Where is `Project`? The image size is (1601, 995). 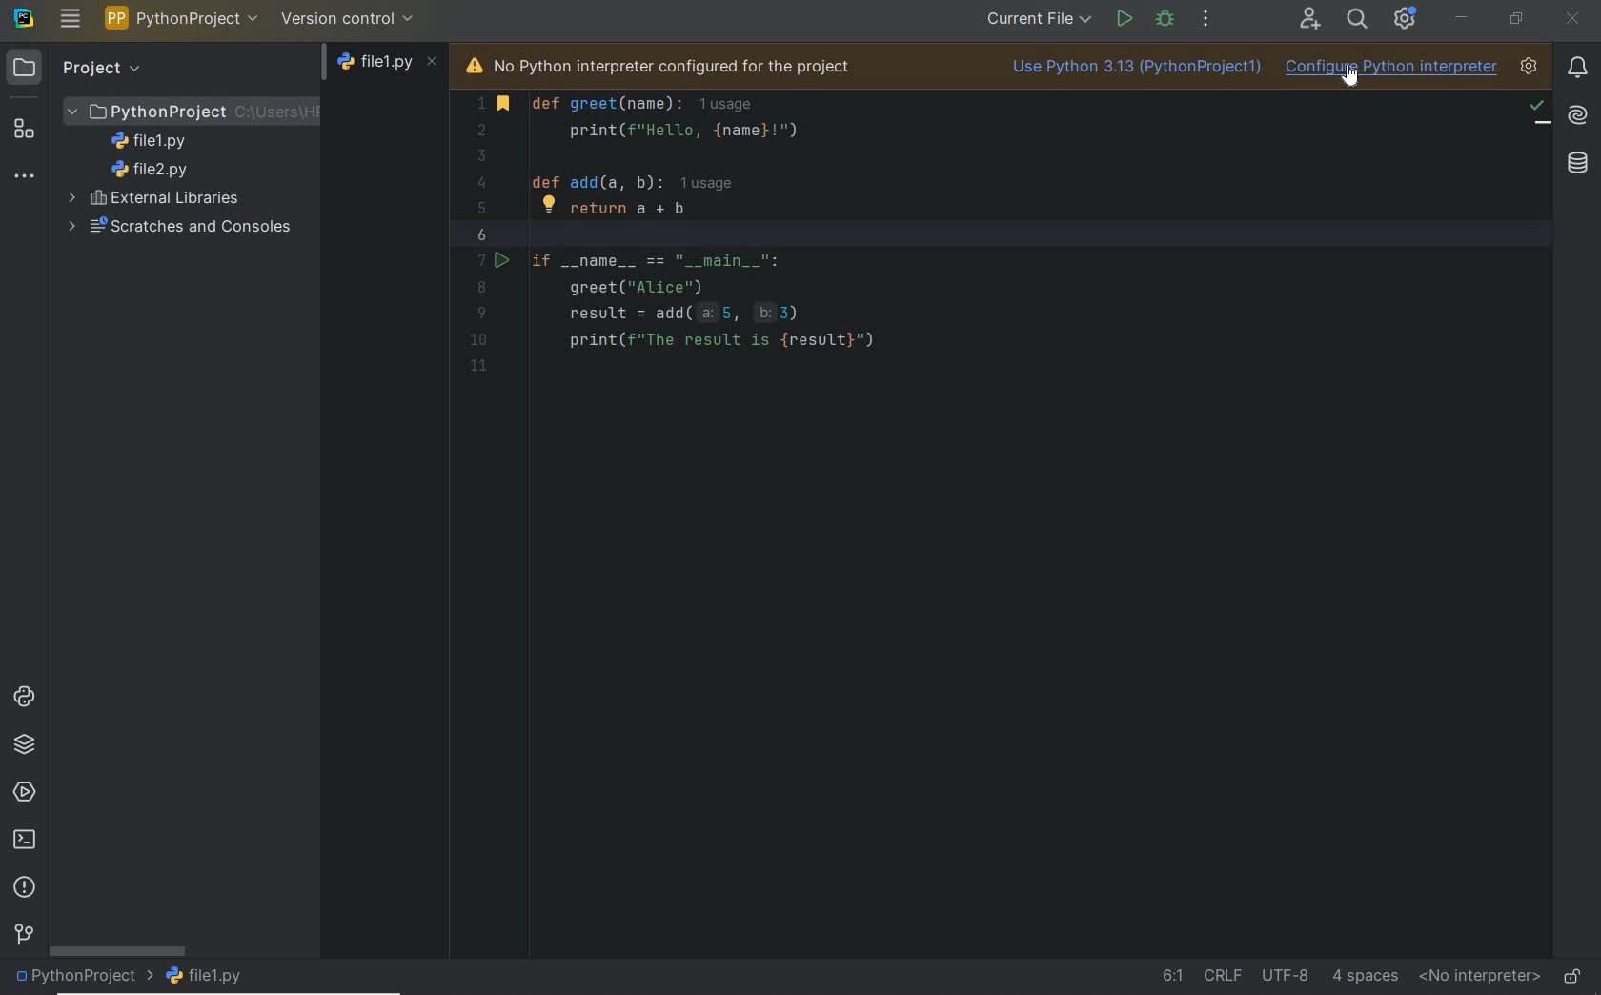
Project is located at coordinates (78, 67).